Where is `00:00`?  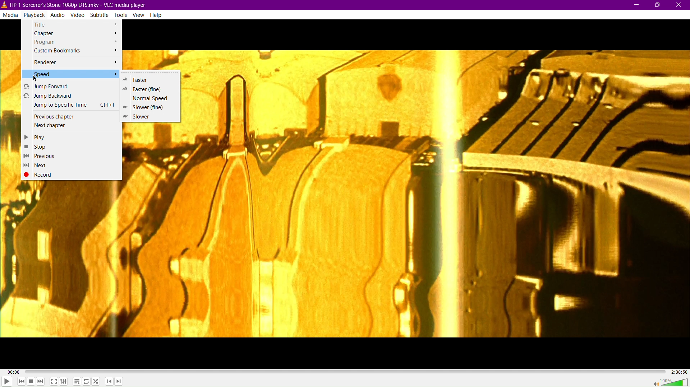
00:00 is located at coordinates (15, 372).